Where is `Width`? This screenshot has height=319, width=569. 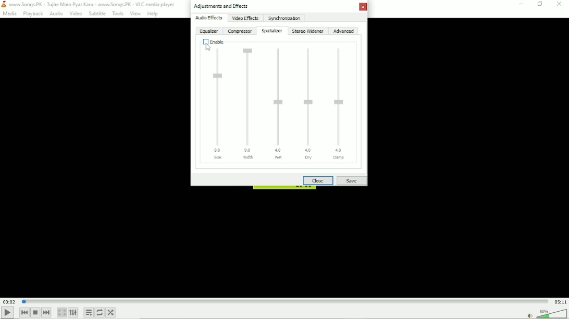 Width is located at coordinates (249, 103).